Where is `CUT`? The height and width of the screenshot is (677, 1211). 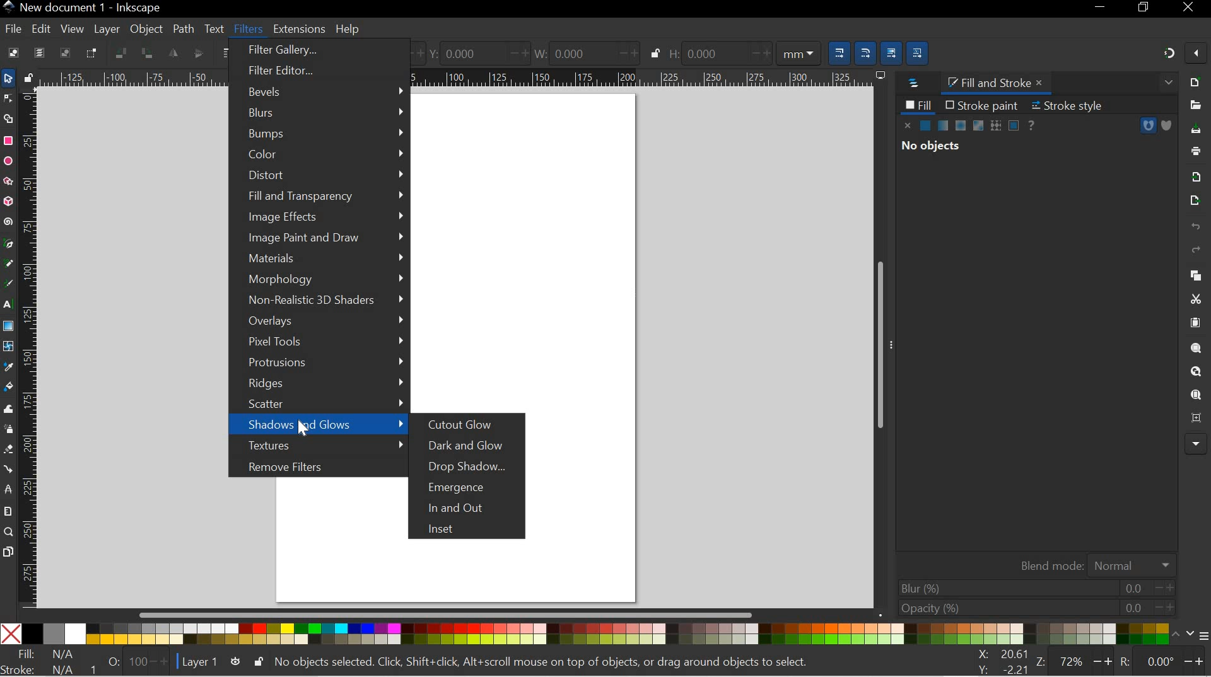
CUT is located at coordinates (1195, 299).